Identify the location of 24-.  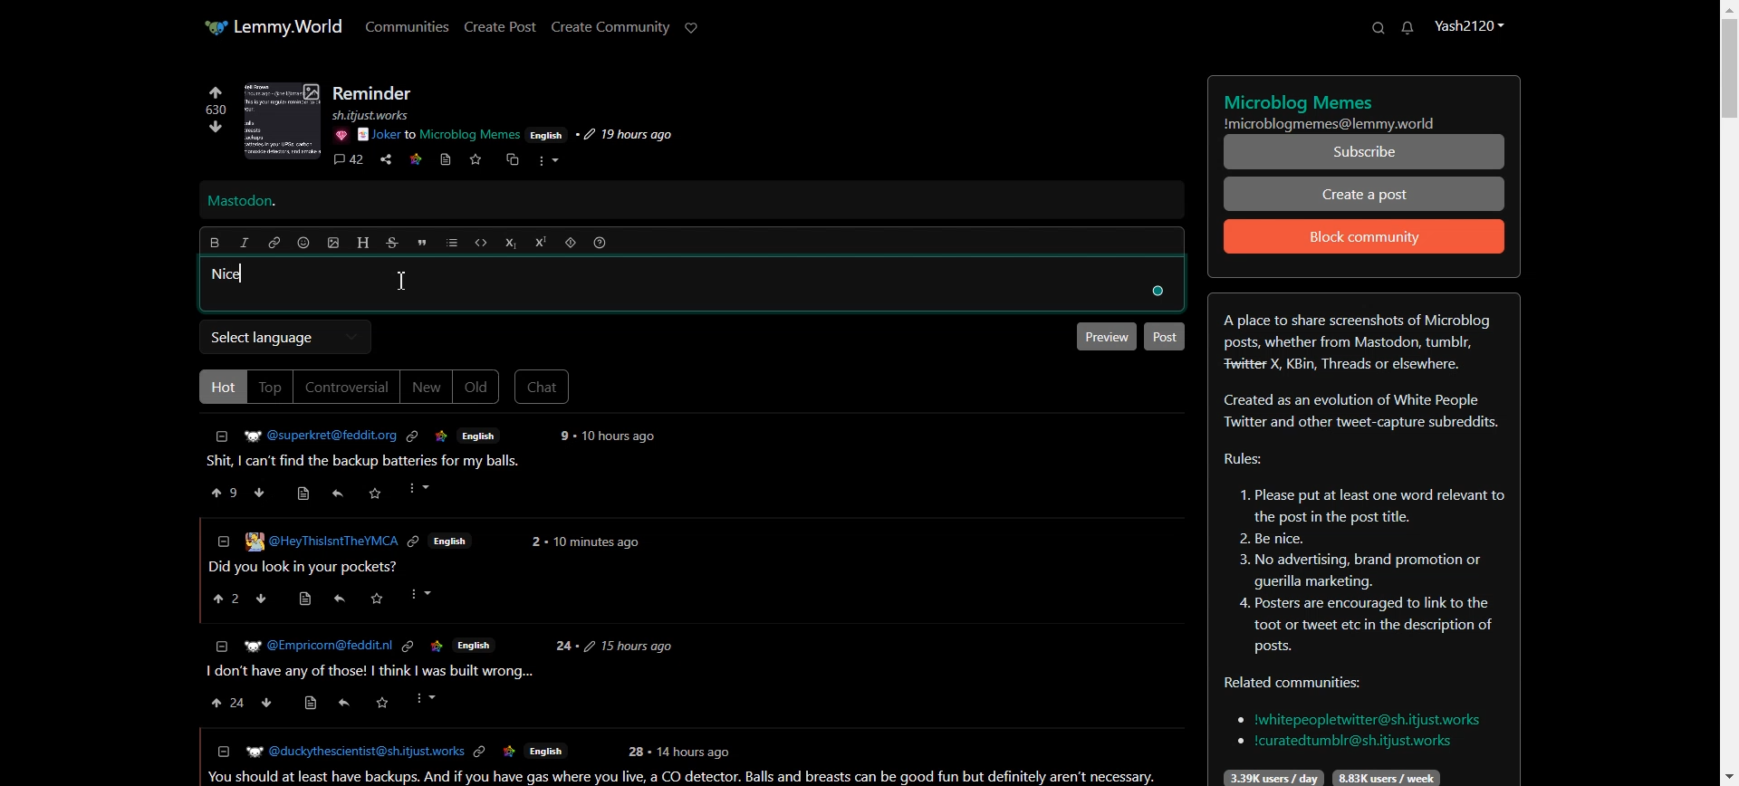
(563, 647).